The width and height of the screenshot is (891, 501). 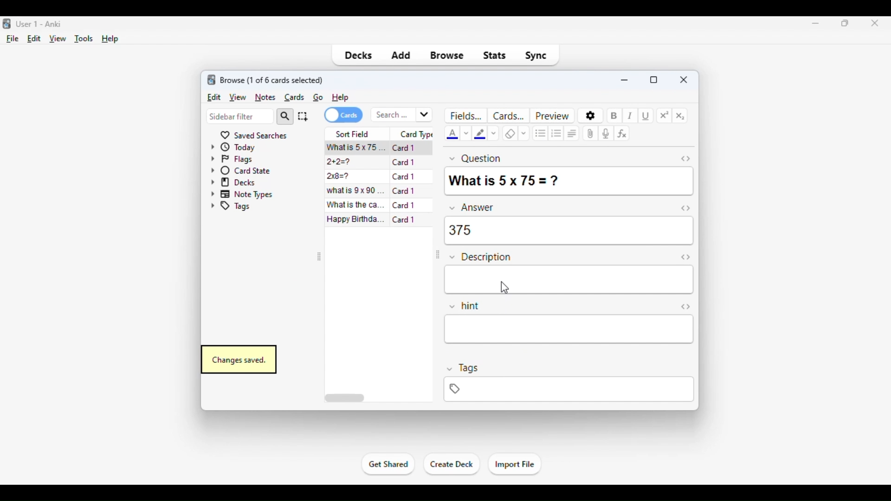 I want to click on tools, so click(x=84, y=39).